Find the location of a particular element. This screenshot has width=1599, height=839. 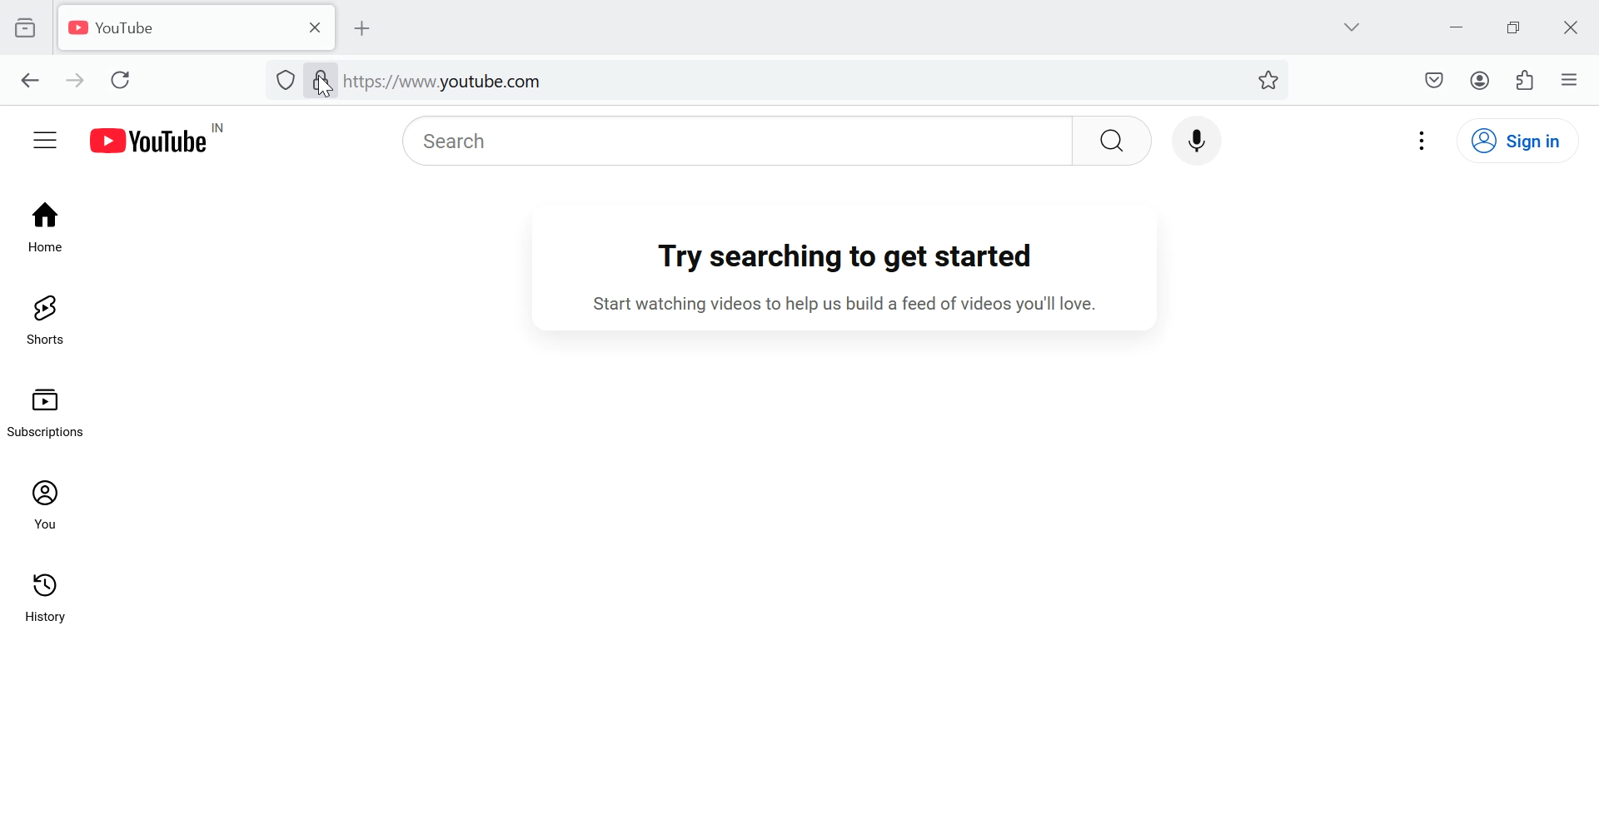

Open application menu is located at coordinates (1569, 78).